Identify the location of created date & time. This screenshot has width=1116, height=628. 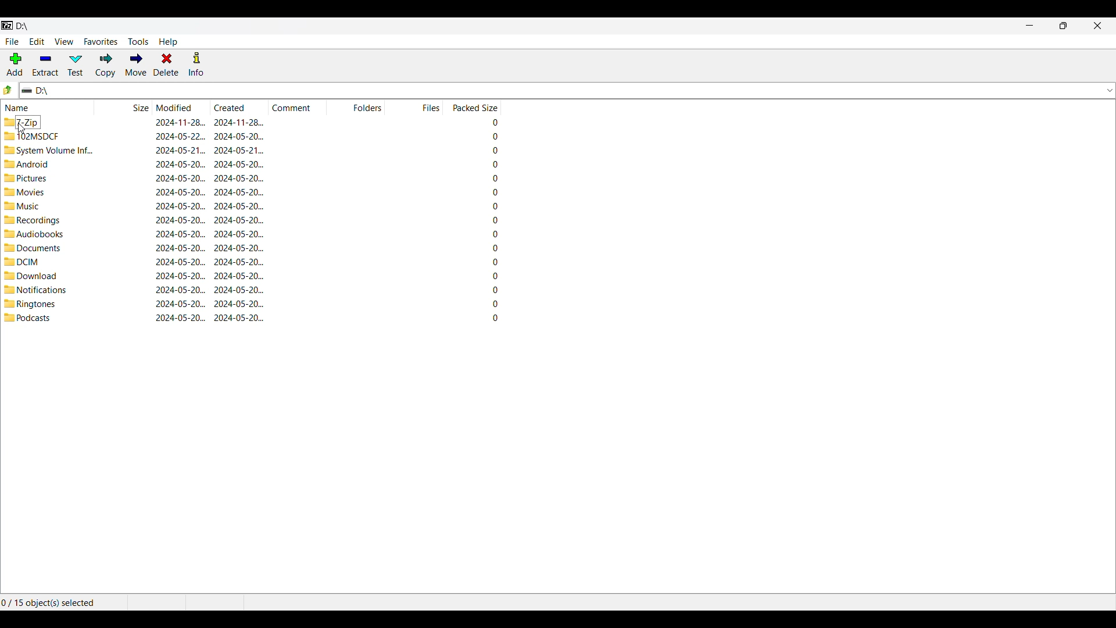
(238, 122).